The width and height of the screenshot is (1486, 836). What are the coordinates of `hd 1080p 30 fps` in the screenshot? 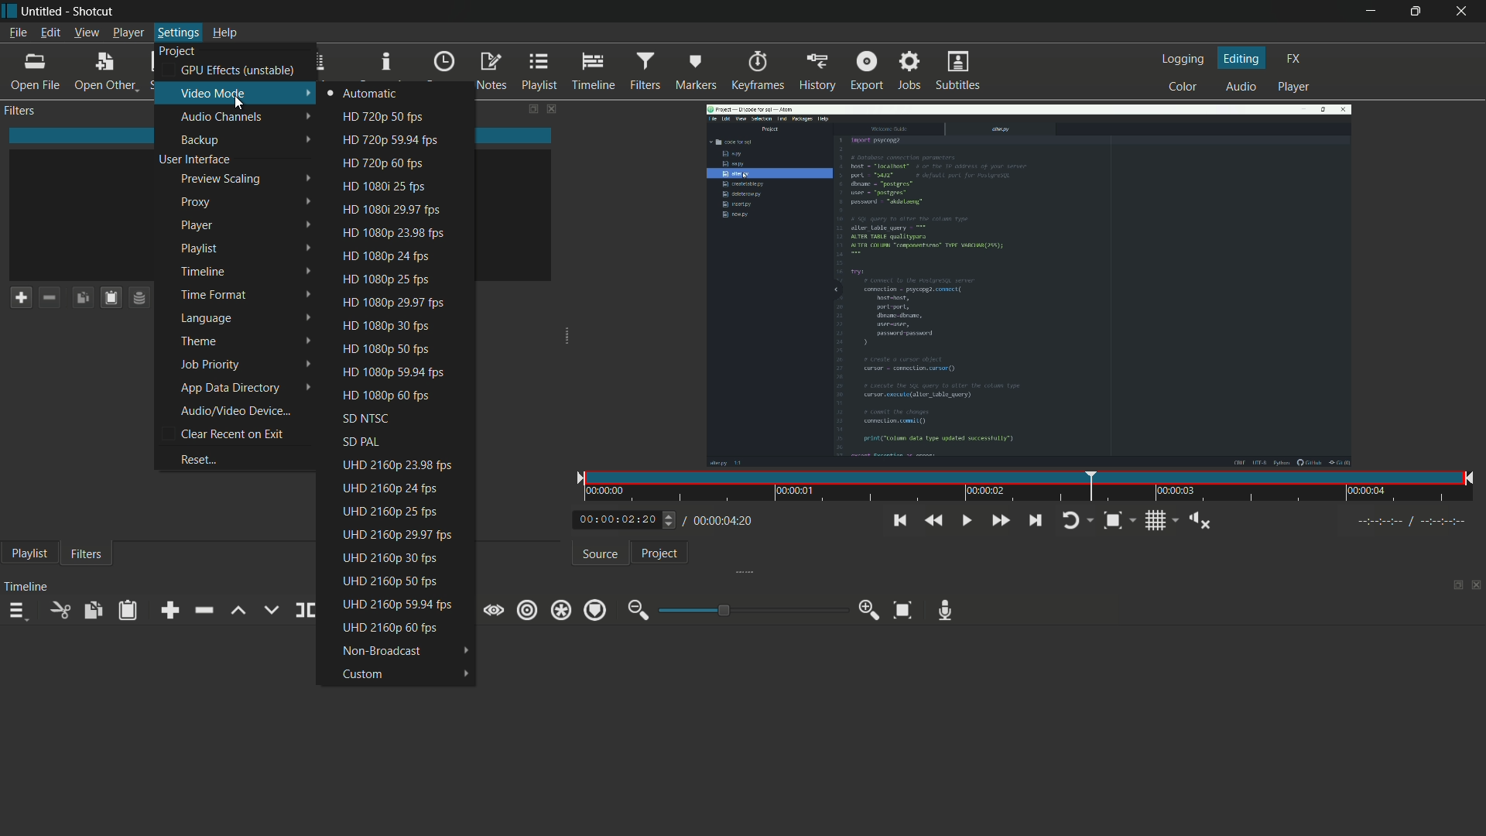 It's located at (400, 325).